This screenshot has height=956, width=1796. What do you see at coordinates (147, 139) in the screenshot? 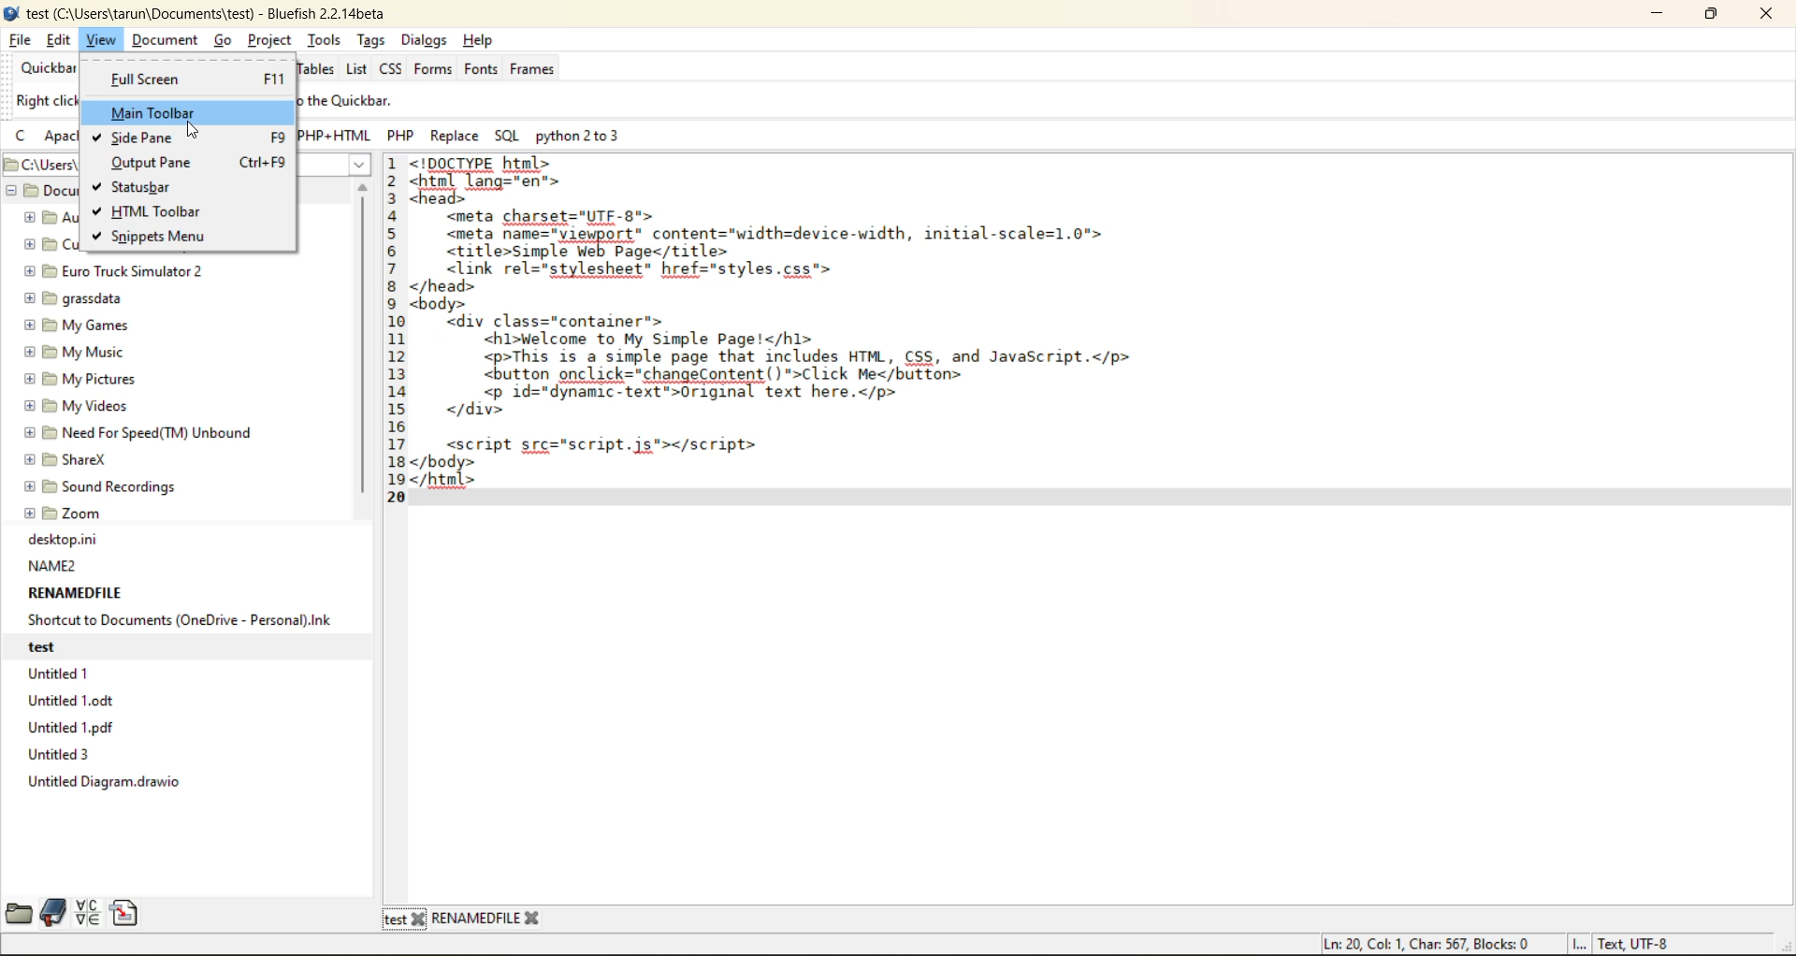
I see `sidepane` at bounding box center [147, 139].